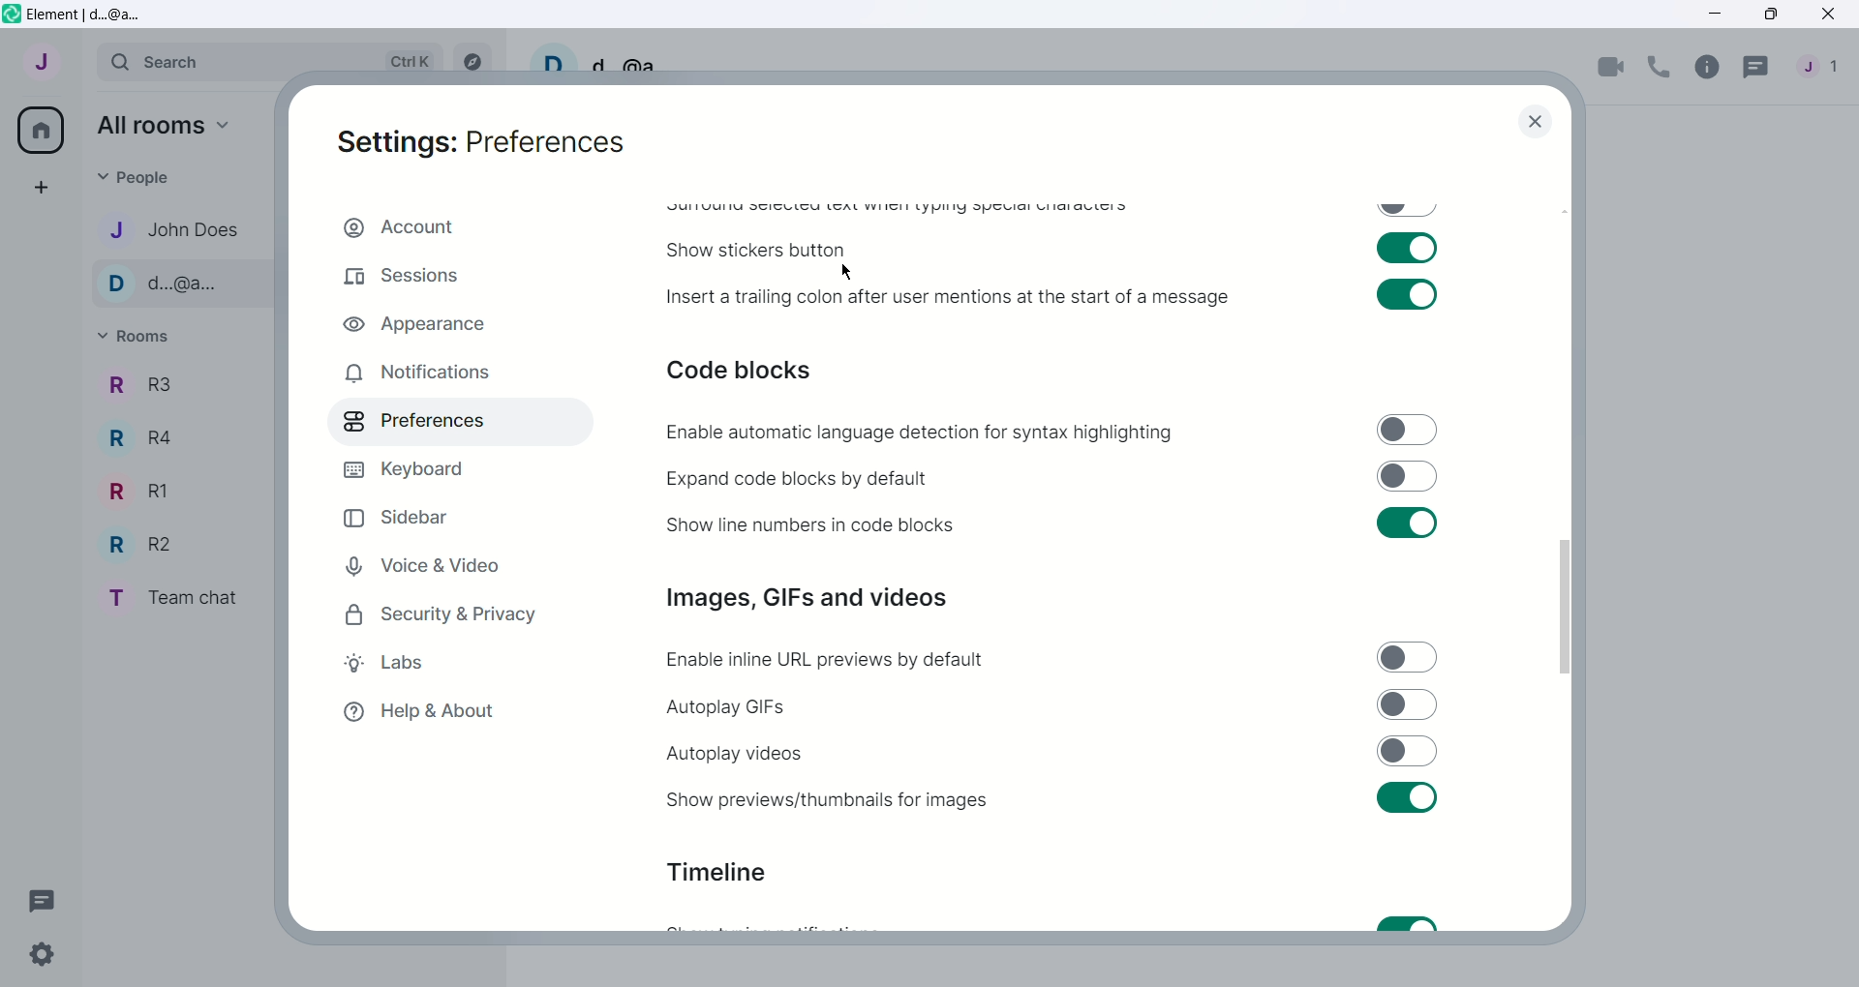  Describe the element at coordinates (1825, 69) in the screenshot. I see `People` at that location.